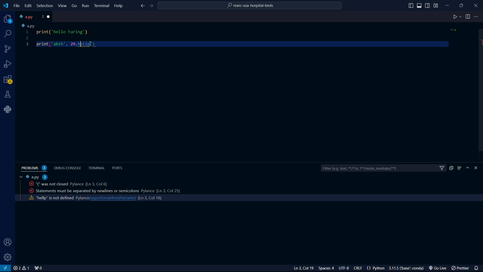 The width and height of the screenshot is (483, 272). What do you see at coordinates (152, 6) in the screenshot?
I see `foward` at bounding box center [152, 6].